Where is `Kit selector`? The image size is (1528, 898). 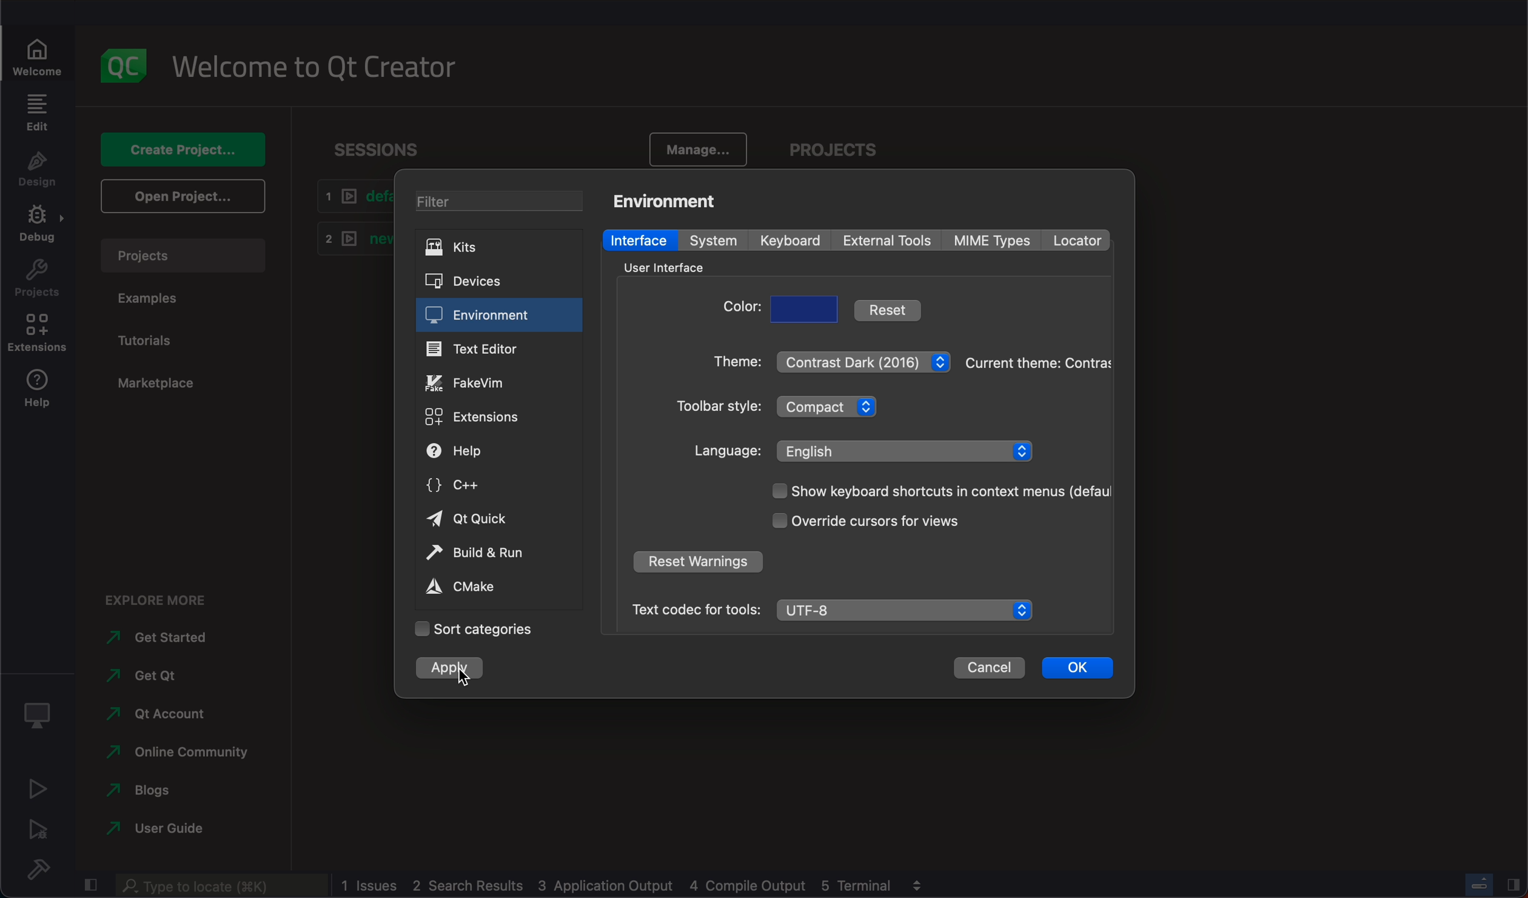 Kit selector is located at coordinates (36, 711).